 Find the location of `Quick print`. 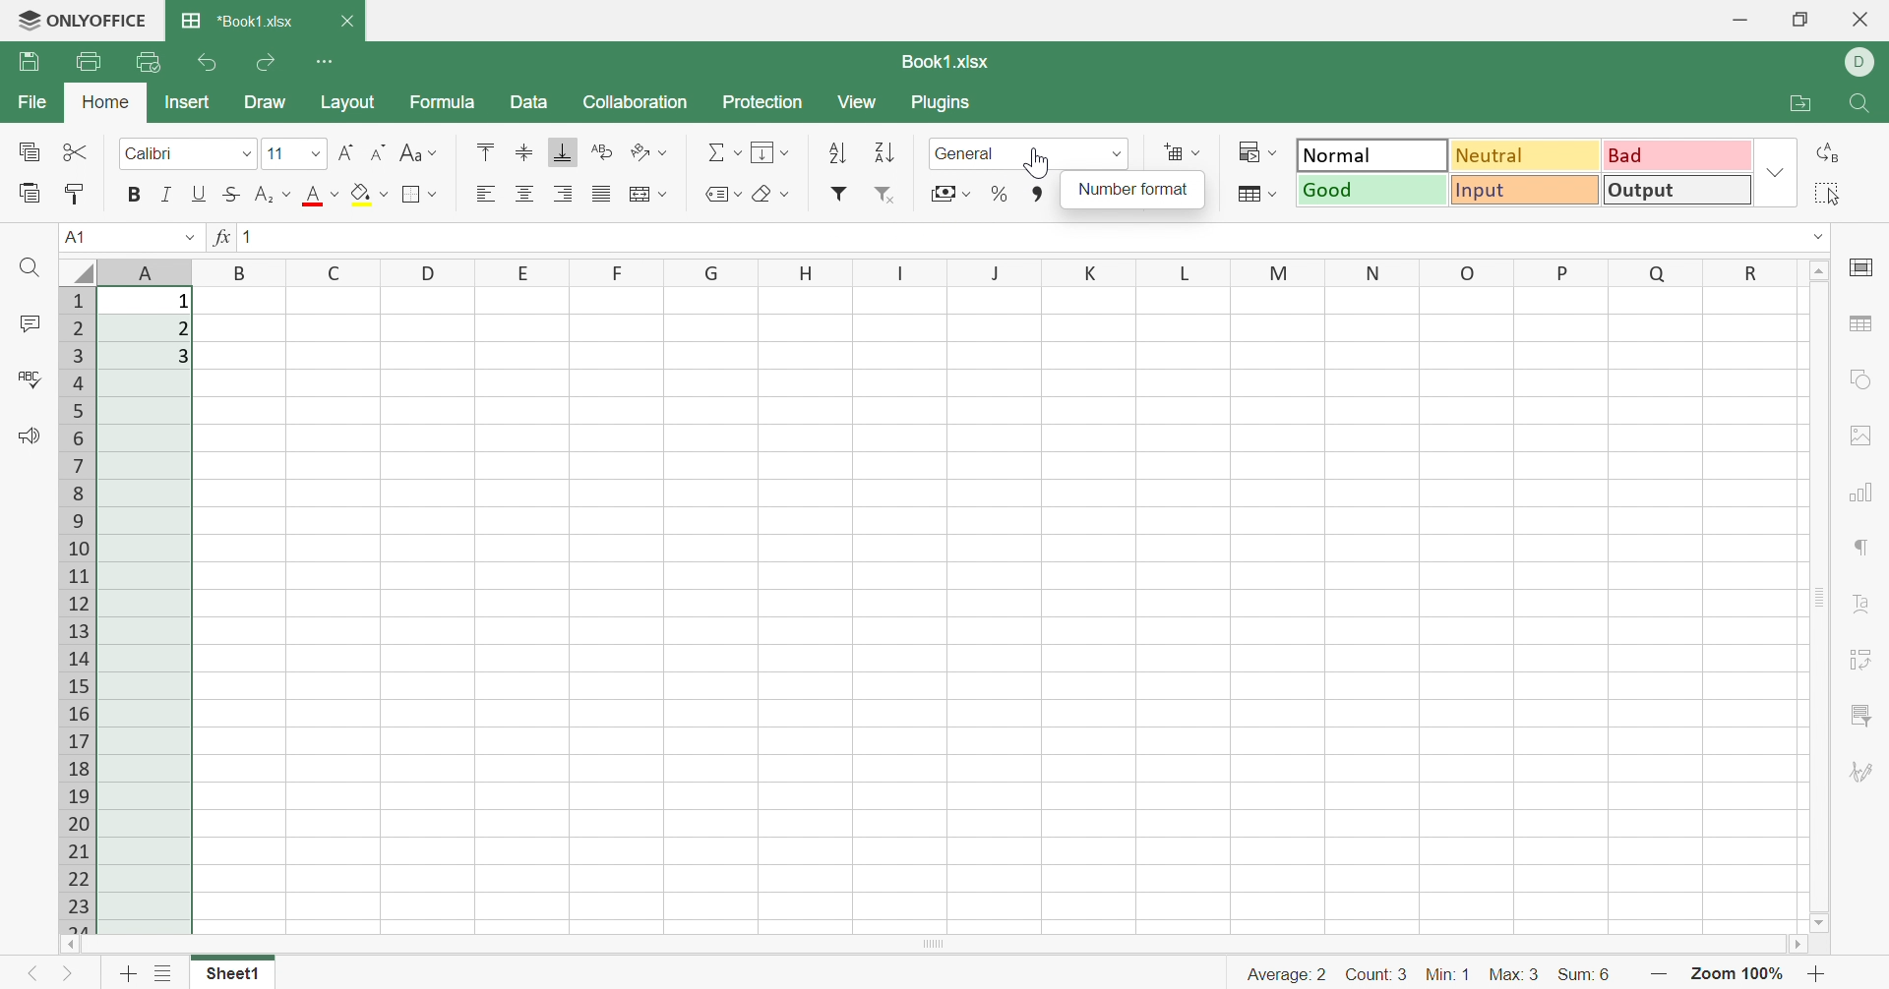

Quick print is located at coordinates (152, 62).